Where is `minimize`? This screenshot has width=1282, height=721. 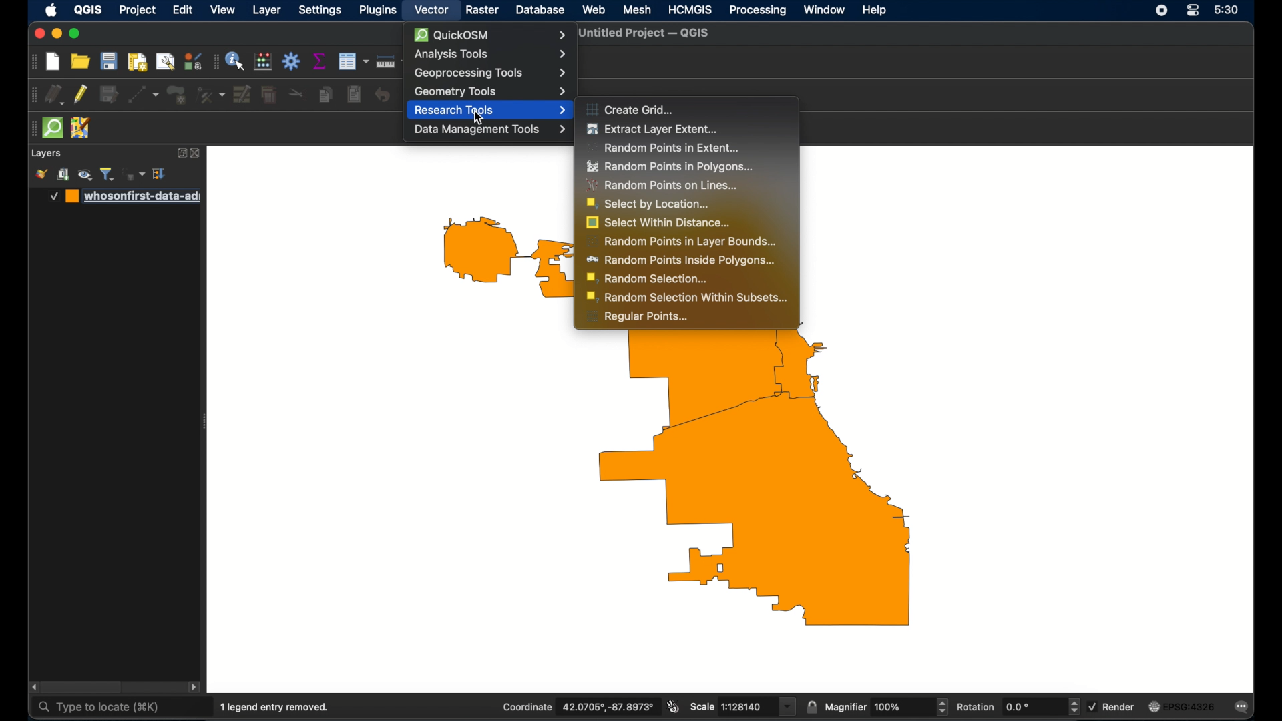
minimize is located at coordinates (57, 33).